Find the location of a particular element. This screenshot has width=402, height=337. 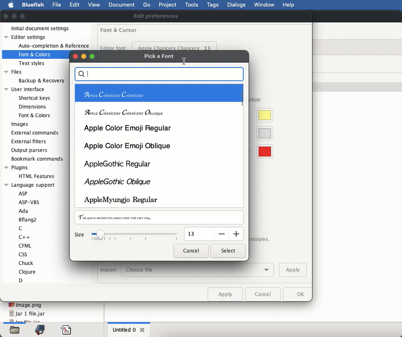

search is located at coordinates (159, 75).